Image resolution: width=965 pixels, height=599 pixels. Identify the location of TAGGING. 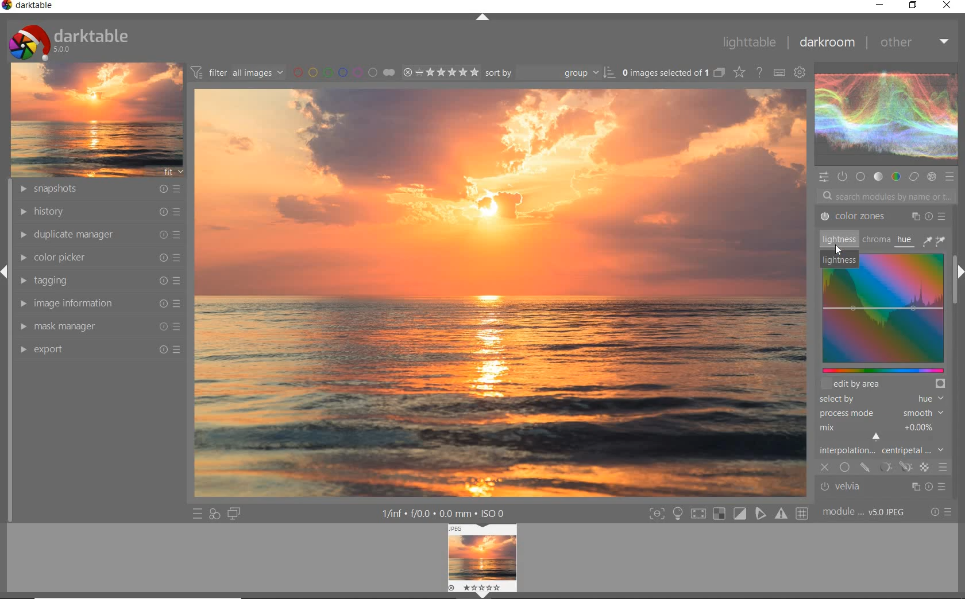
(98, 279).